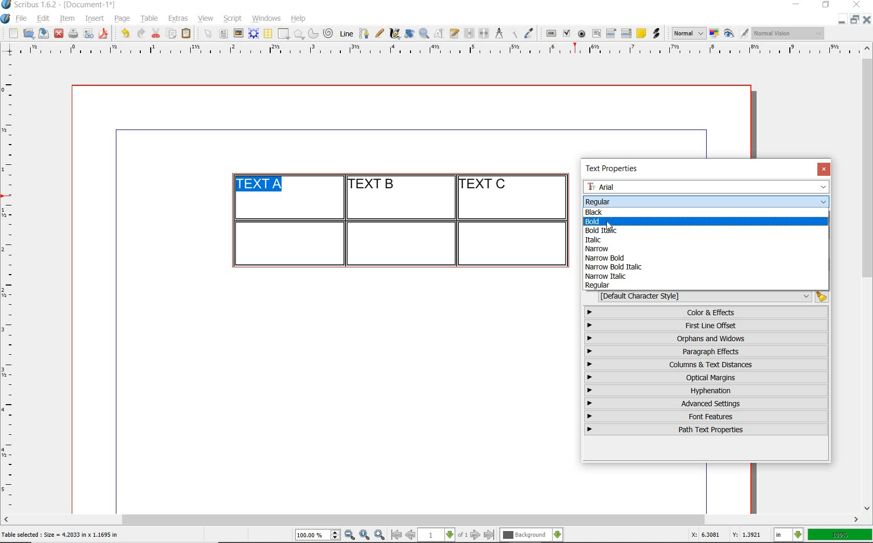 Image resolution: width=873 pixels, height=543 pixels. What do you see at coordinates (59, 34) in the screenshot?
I see `close` at bounding box center [59, 34].